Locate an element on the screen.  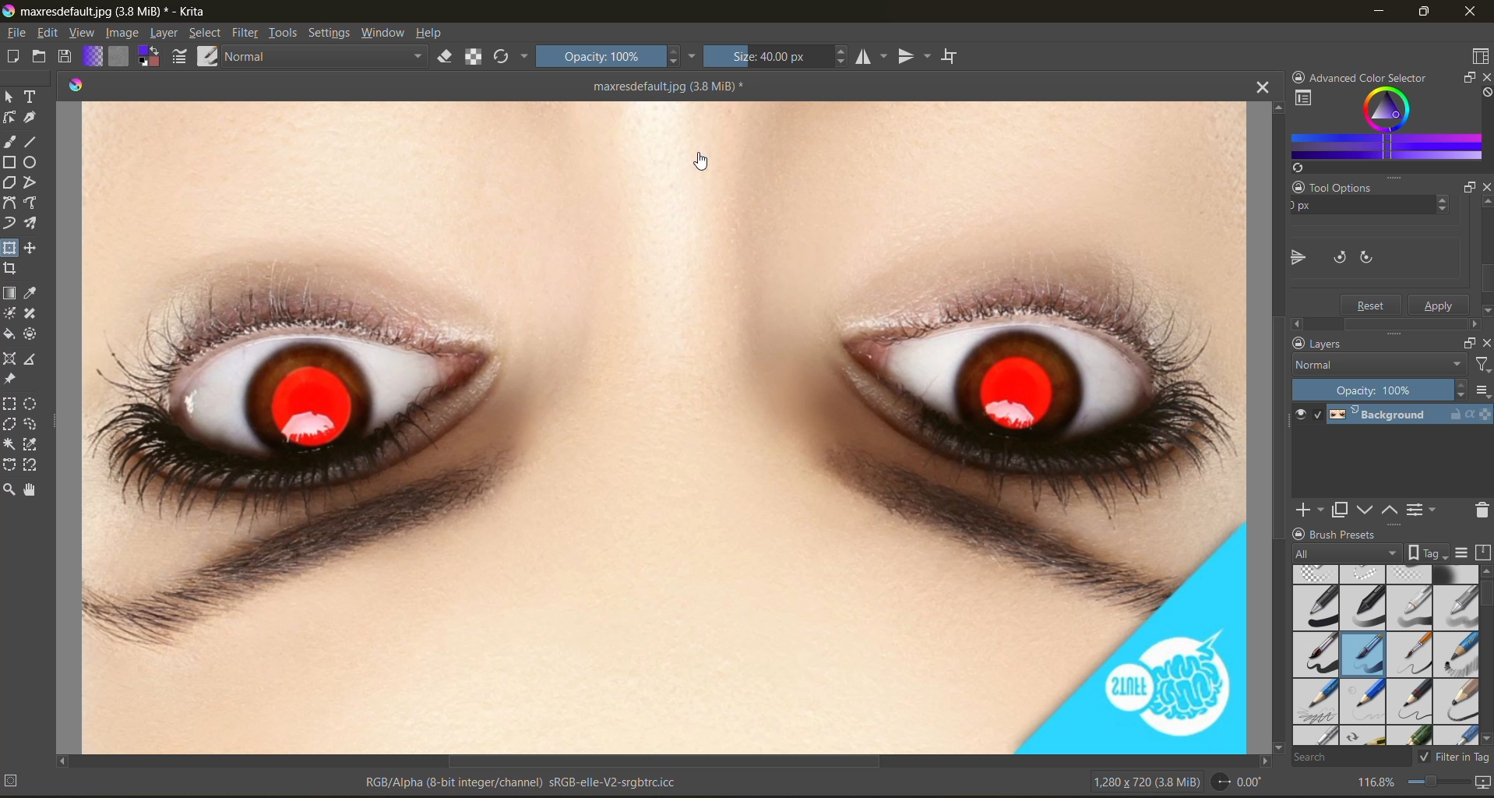
set eraser mode is located at coordinates (449, 56).